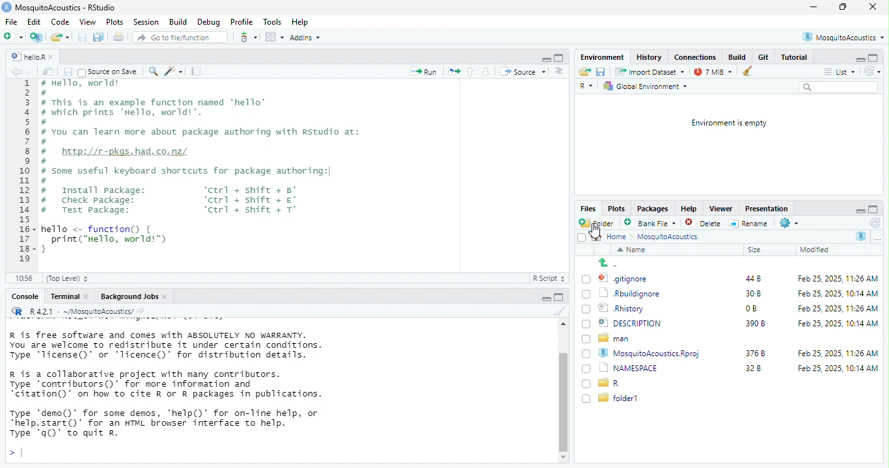  Describe the element at coordinates (586, 340) in the screenshot. I see `checkbox` at that location.